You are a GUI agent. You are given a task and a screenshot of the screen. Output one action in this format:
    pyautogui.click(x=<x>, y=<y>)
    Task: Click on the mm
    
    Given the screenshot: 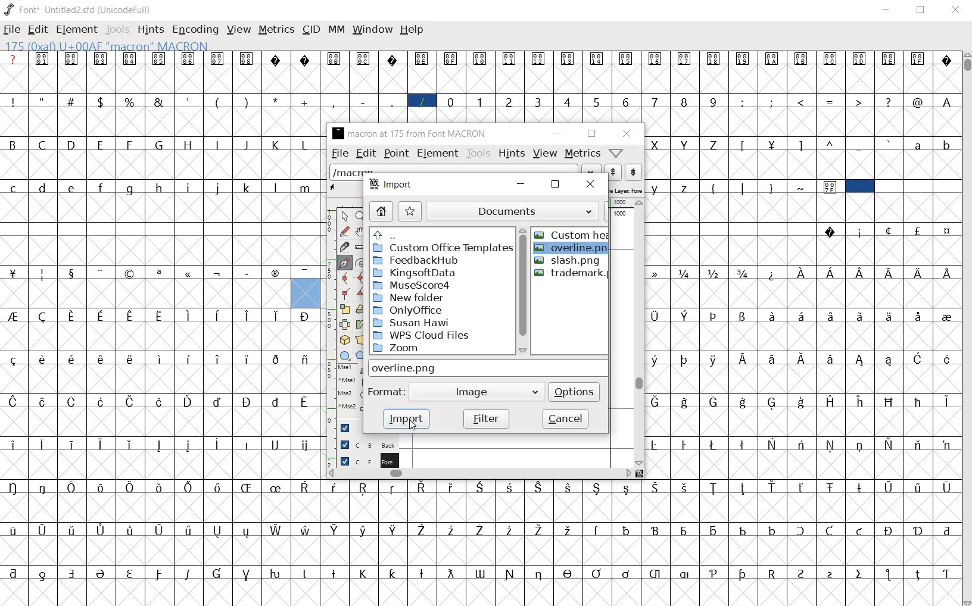 What is the action you would take?
    pyautogui.click(x=337, y=30)
    